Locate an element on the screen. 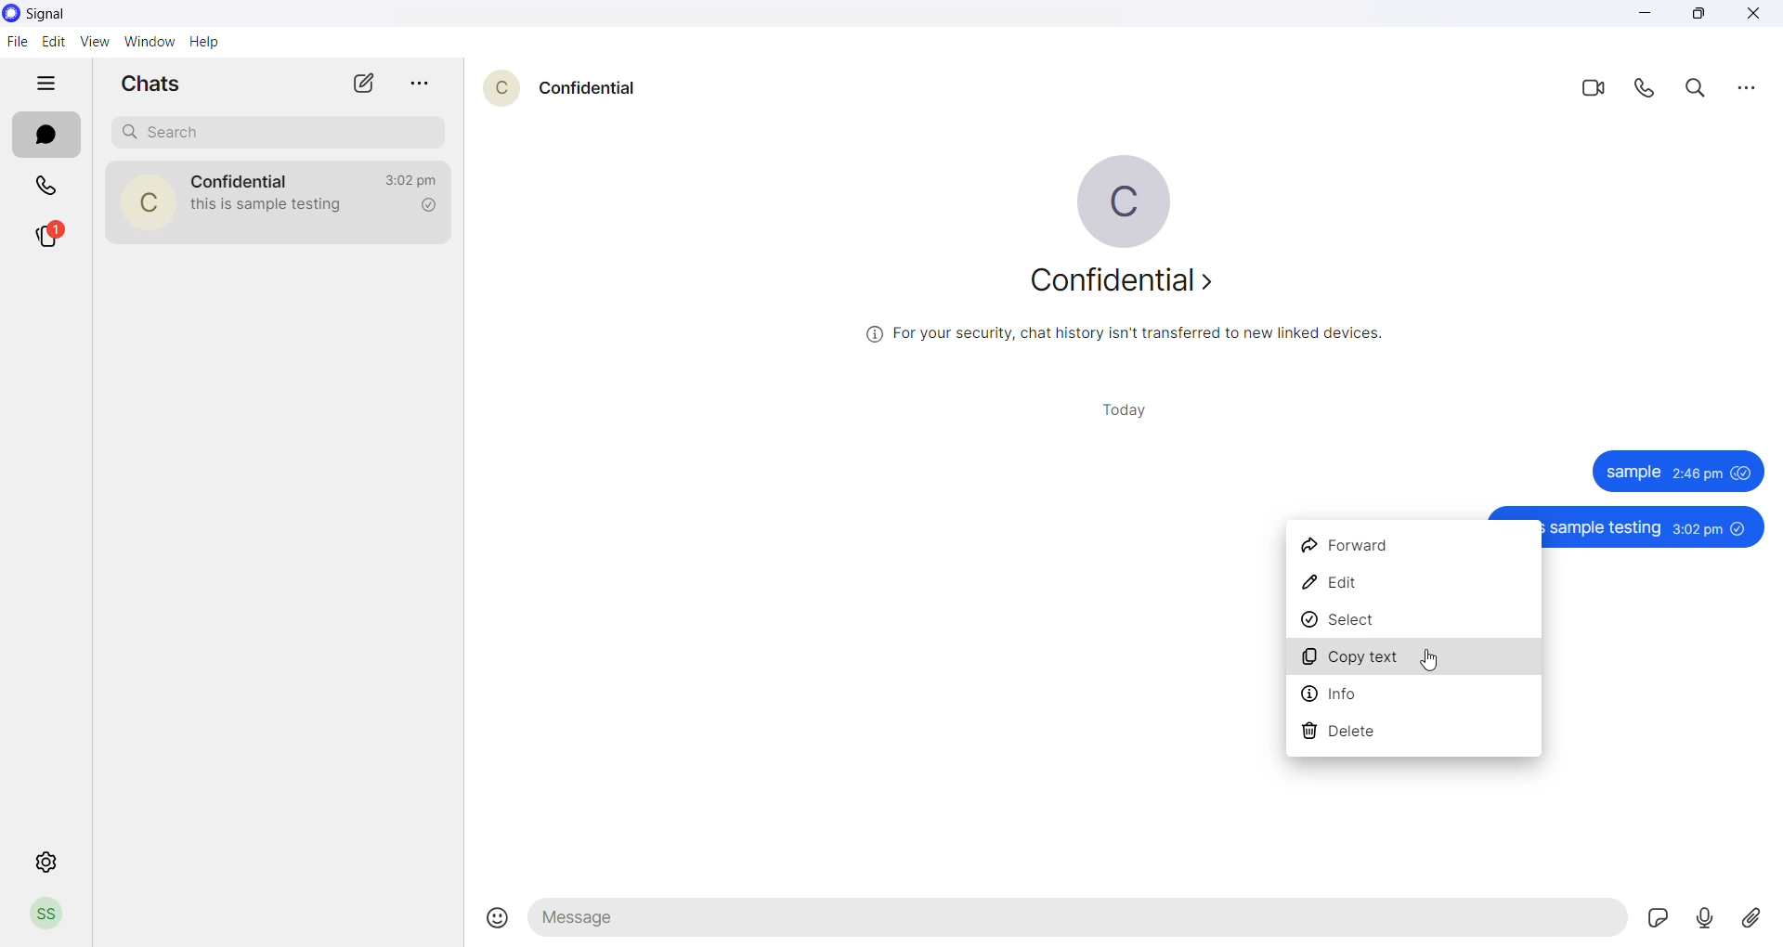  voice note is located at coordinates (1703, 919).